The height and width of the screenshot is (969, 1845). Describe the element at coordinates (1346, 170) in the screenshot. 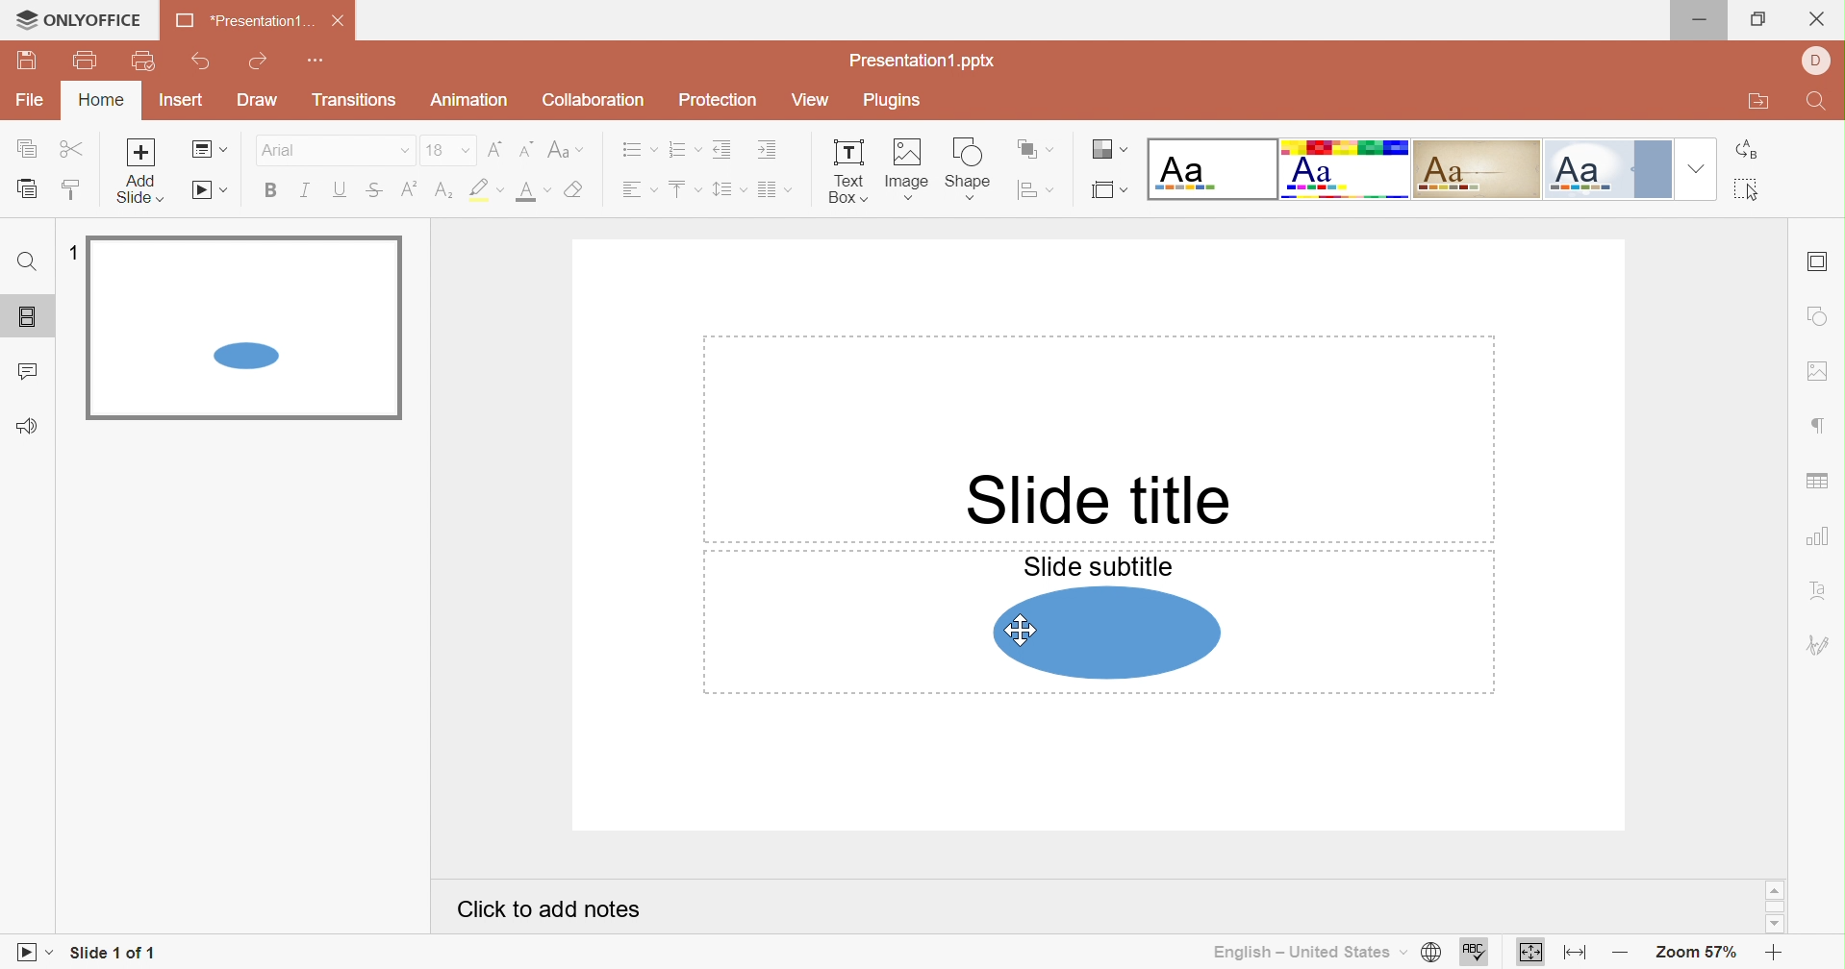

I see `Basic` at that location.